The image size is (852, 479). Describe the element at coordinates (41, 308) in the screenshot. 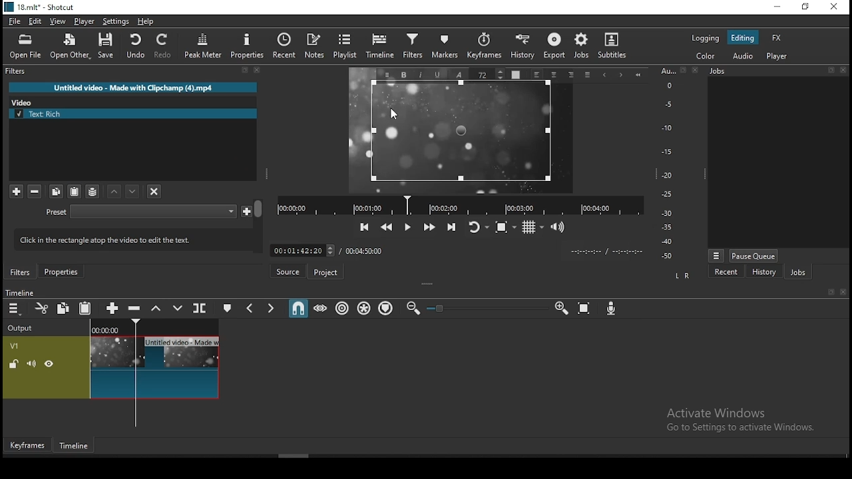

I see `cut` at that location.